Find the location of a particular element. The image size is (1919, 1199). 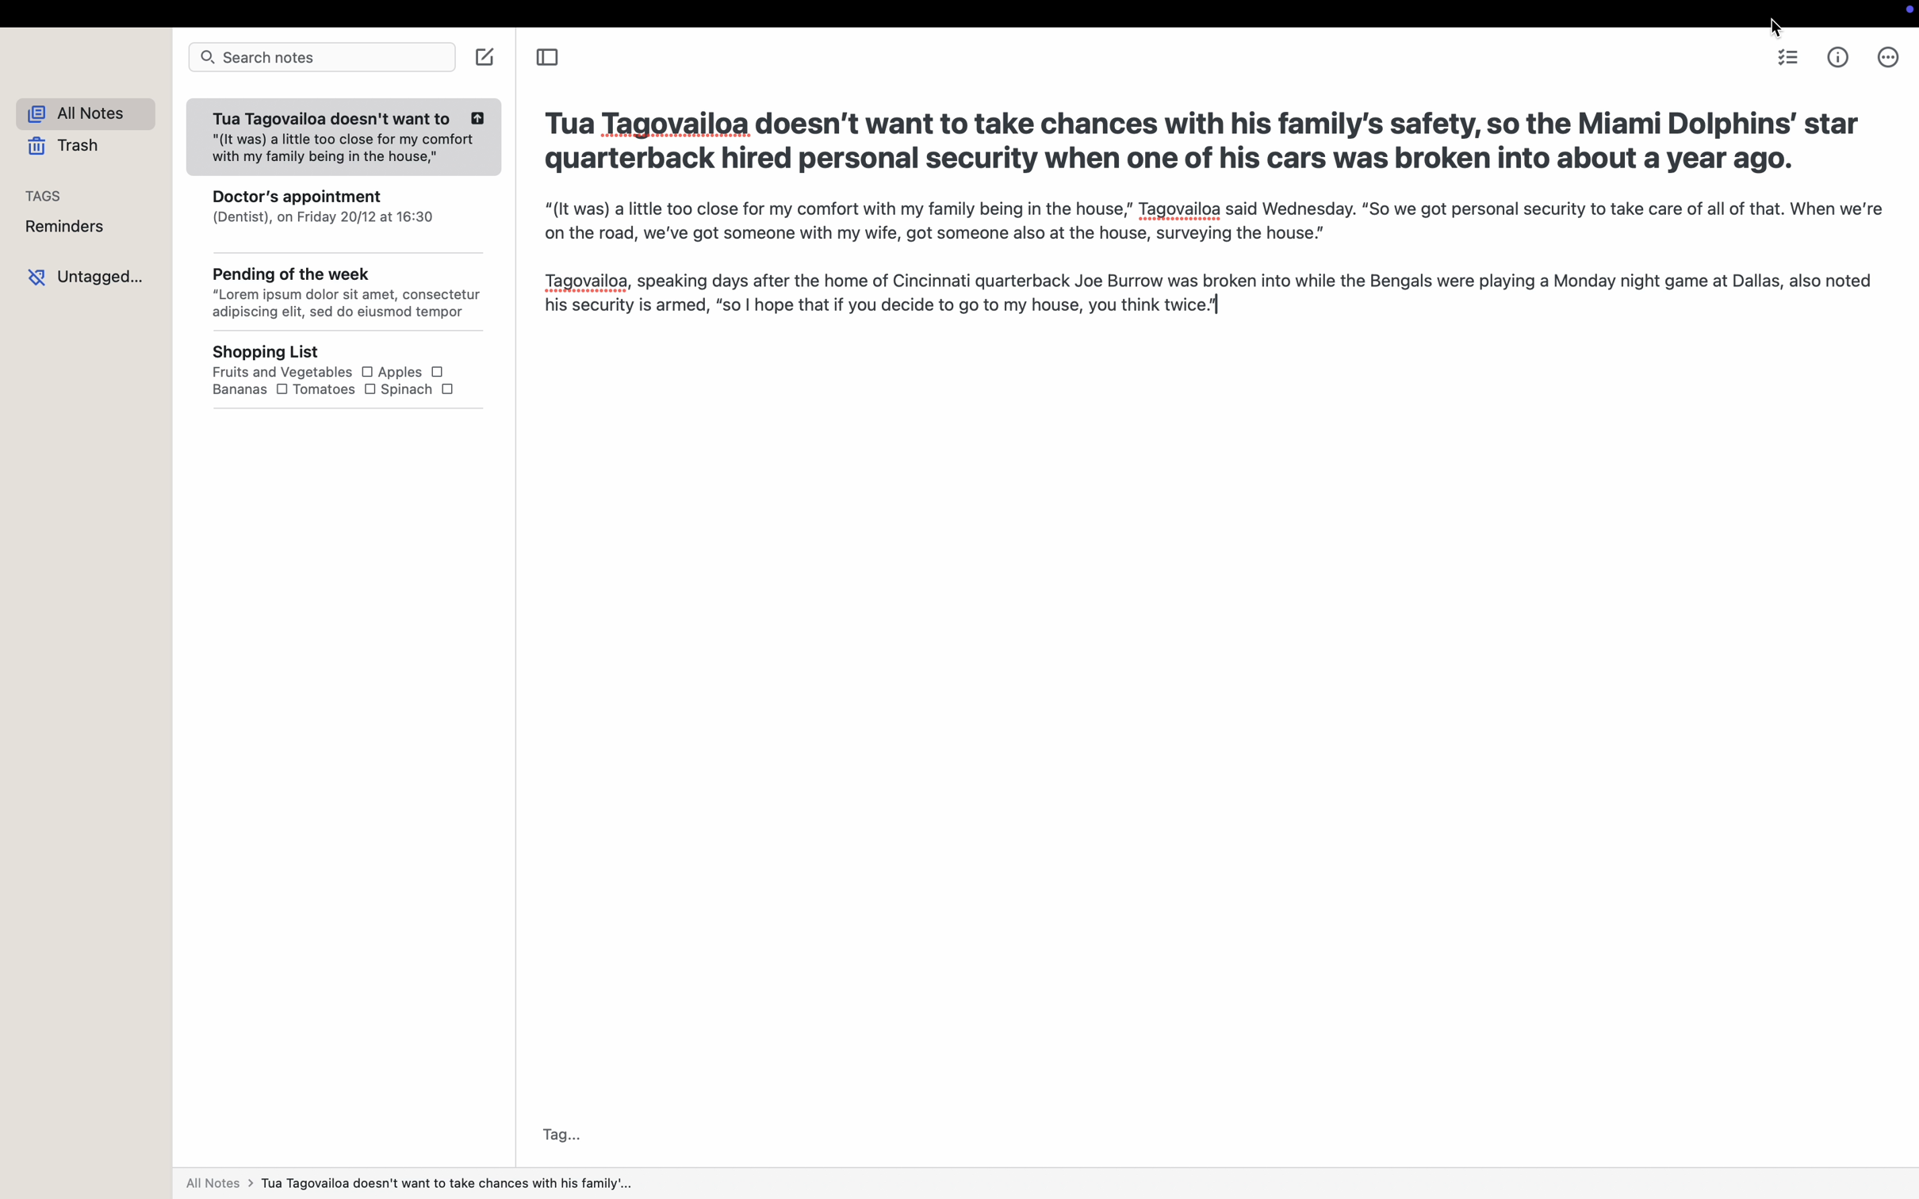

Tagovalloa, speaking days after the home of Cincinnati quarterback Joe Burrow was broken into while the Bengals were playing a Monday night game at Dallas, also noted
his security is armed, “so | hope that if you decide to go to my house, you think twice| is located at coordinates (1205, 294).